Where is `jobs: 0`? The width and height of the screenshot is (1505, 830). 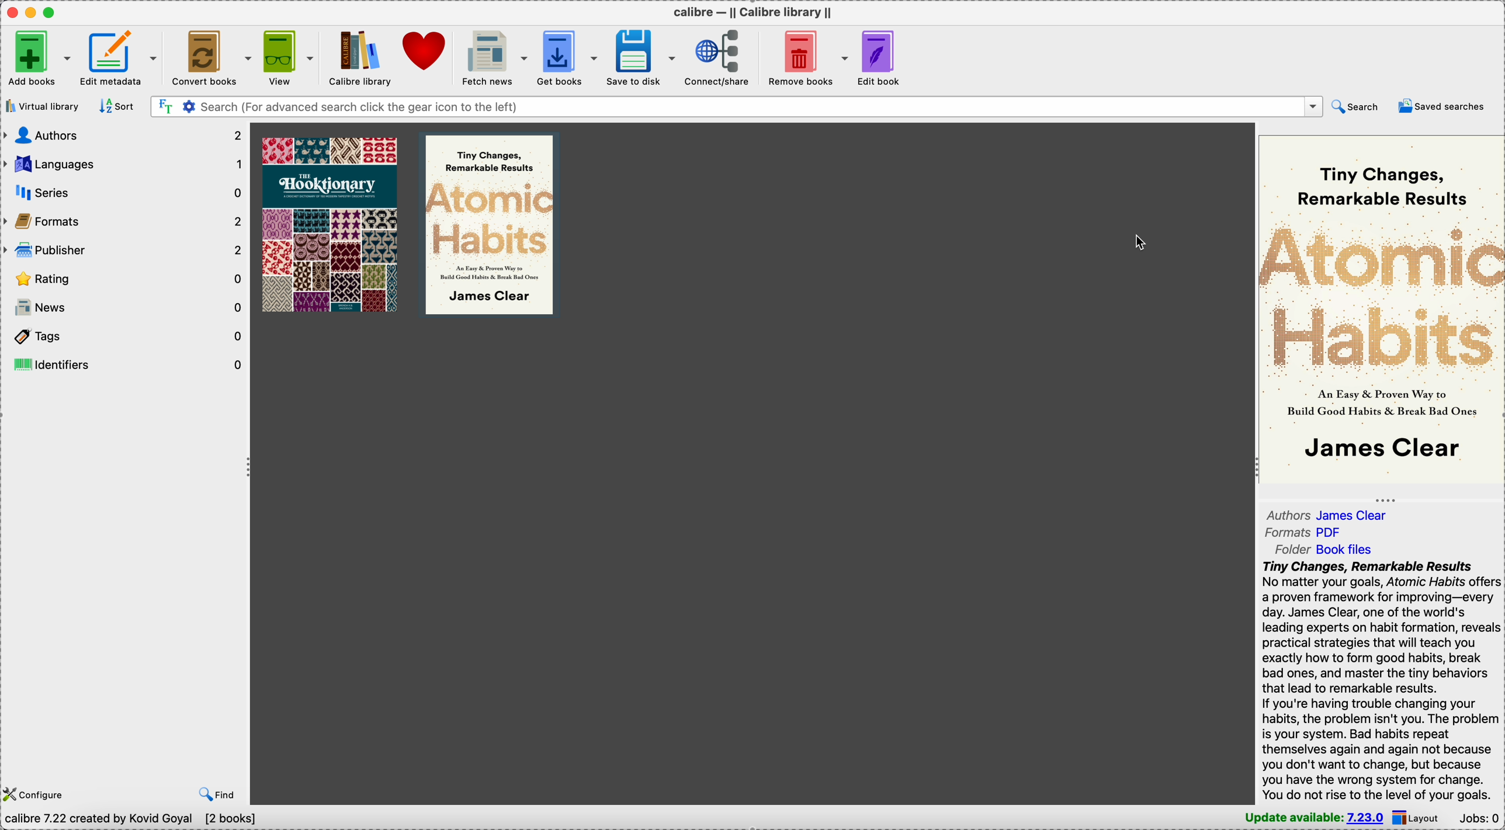
jobs: 0 is located at coordinates (1482, 818).